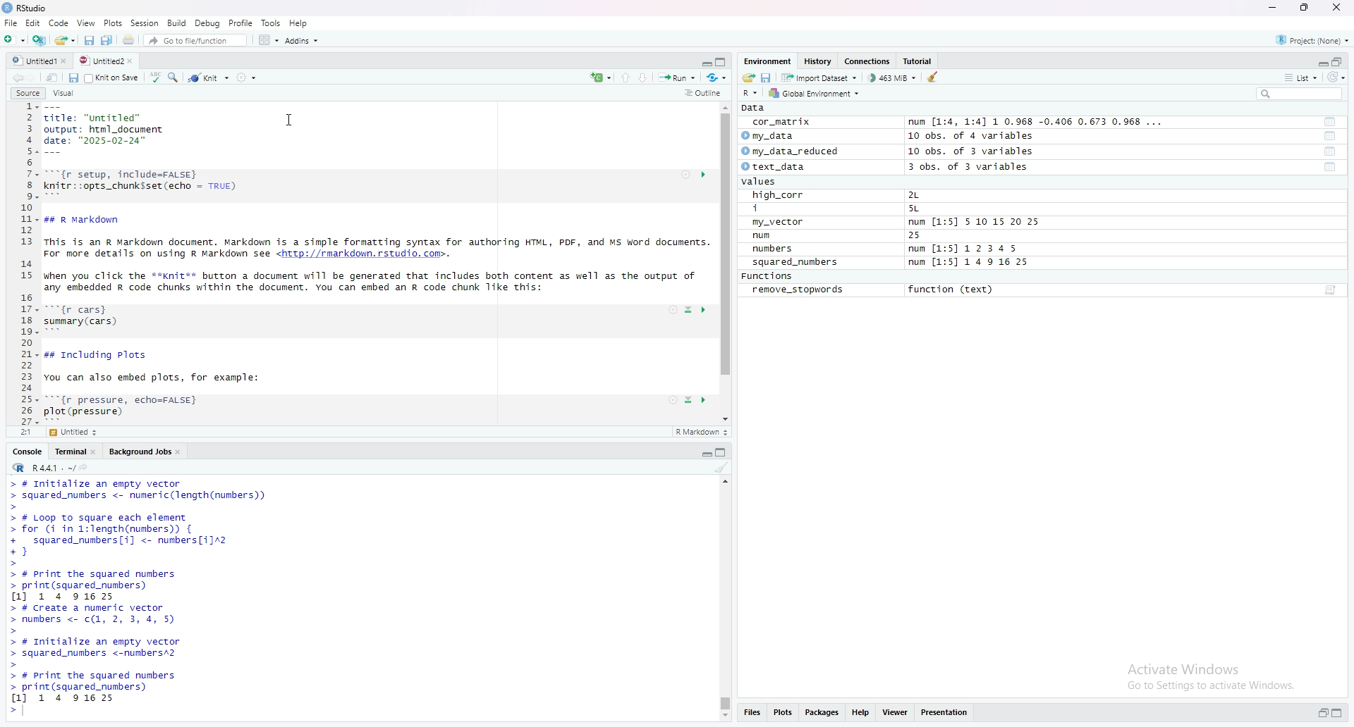 Image resolution: width=1354 pixels, height=727 pixels. What do you see at coordinates (1313, 39) in the screenshot?
I see `Project none` at bounding box center [1313, 39].